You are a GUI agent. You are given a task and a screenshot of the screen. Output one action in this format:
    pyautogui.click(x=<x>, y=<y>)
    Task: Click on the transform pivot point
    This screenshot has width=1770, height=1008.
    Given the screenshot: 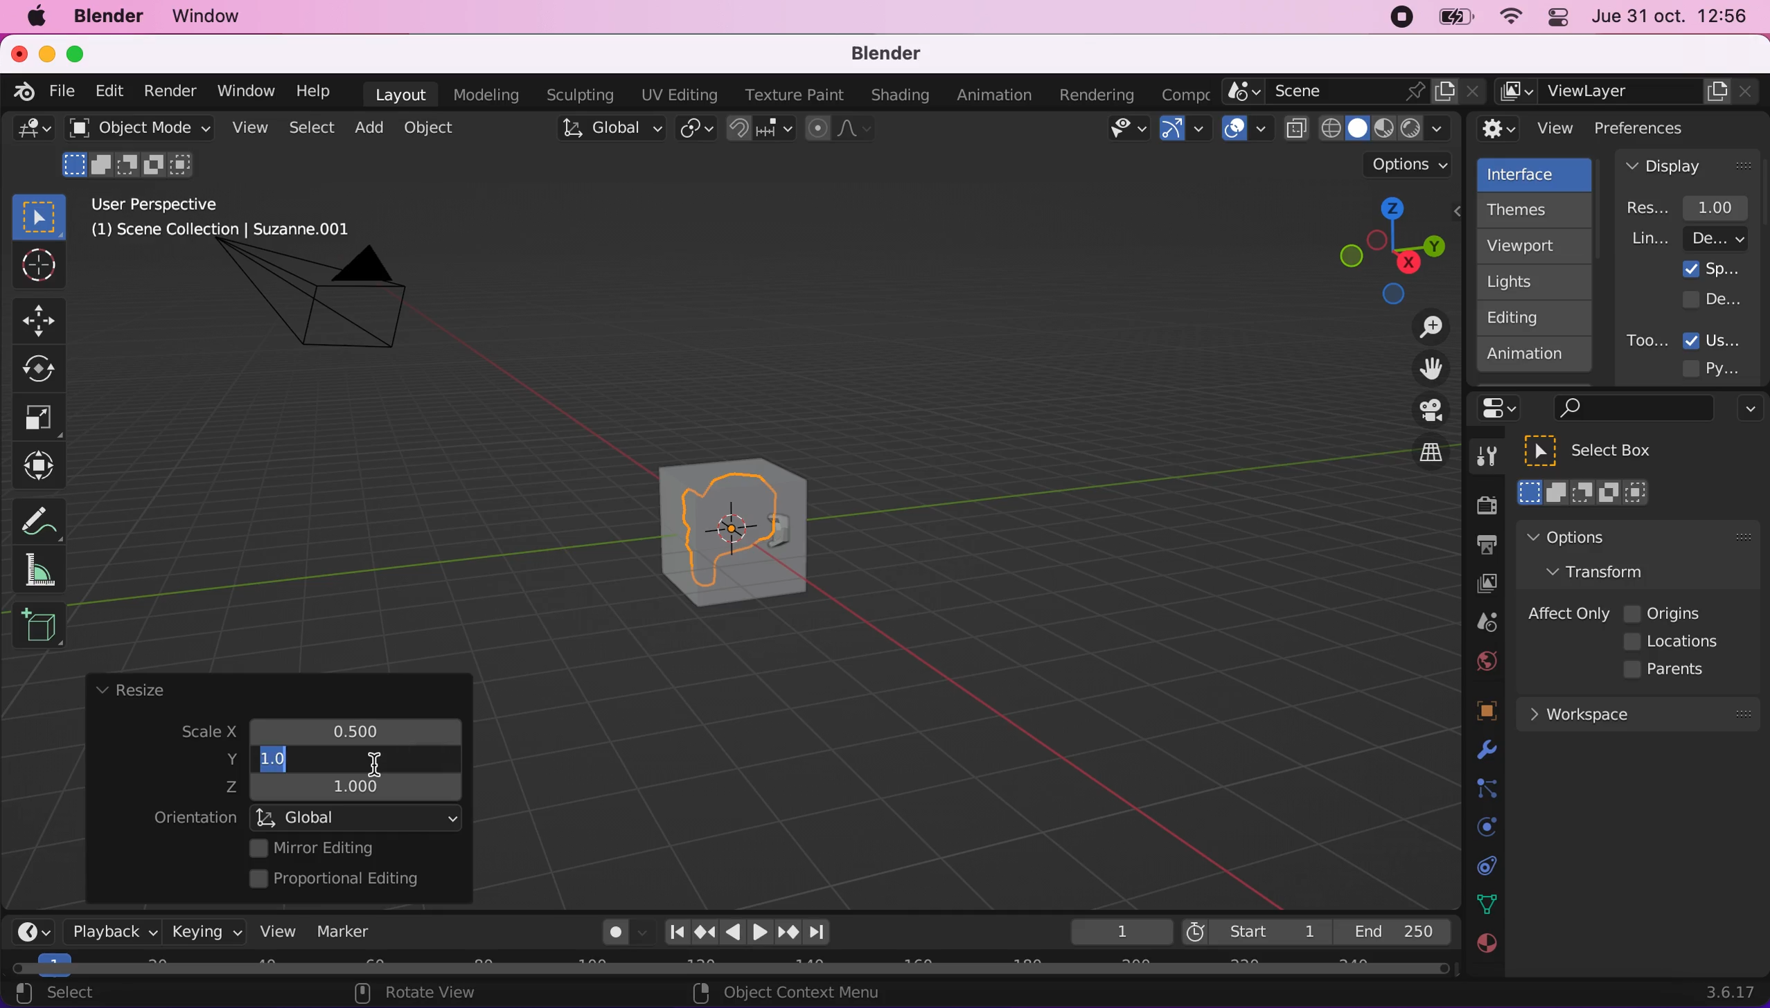 What is the action you would take?
    pyautogui.click(x=698, y=130)
    